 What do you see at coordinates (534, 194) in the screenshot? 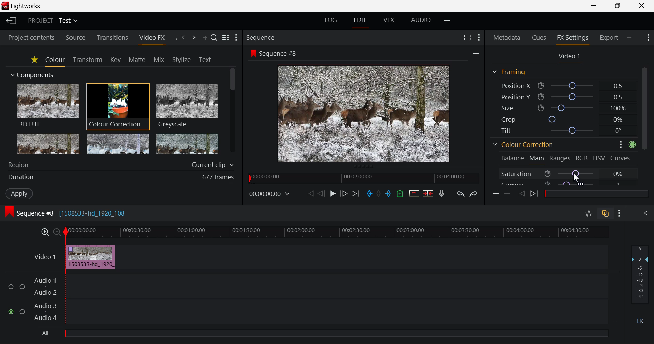
I see `Next keyframe` at bounding box center [534, 194].